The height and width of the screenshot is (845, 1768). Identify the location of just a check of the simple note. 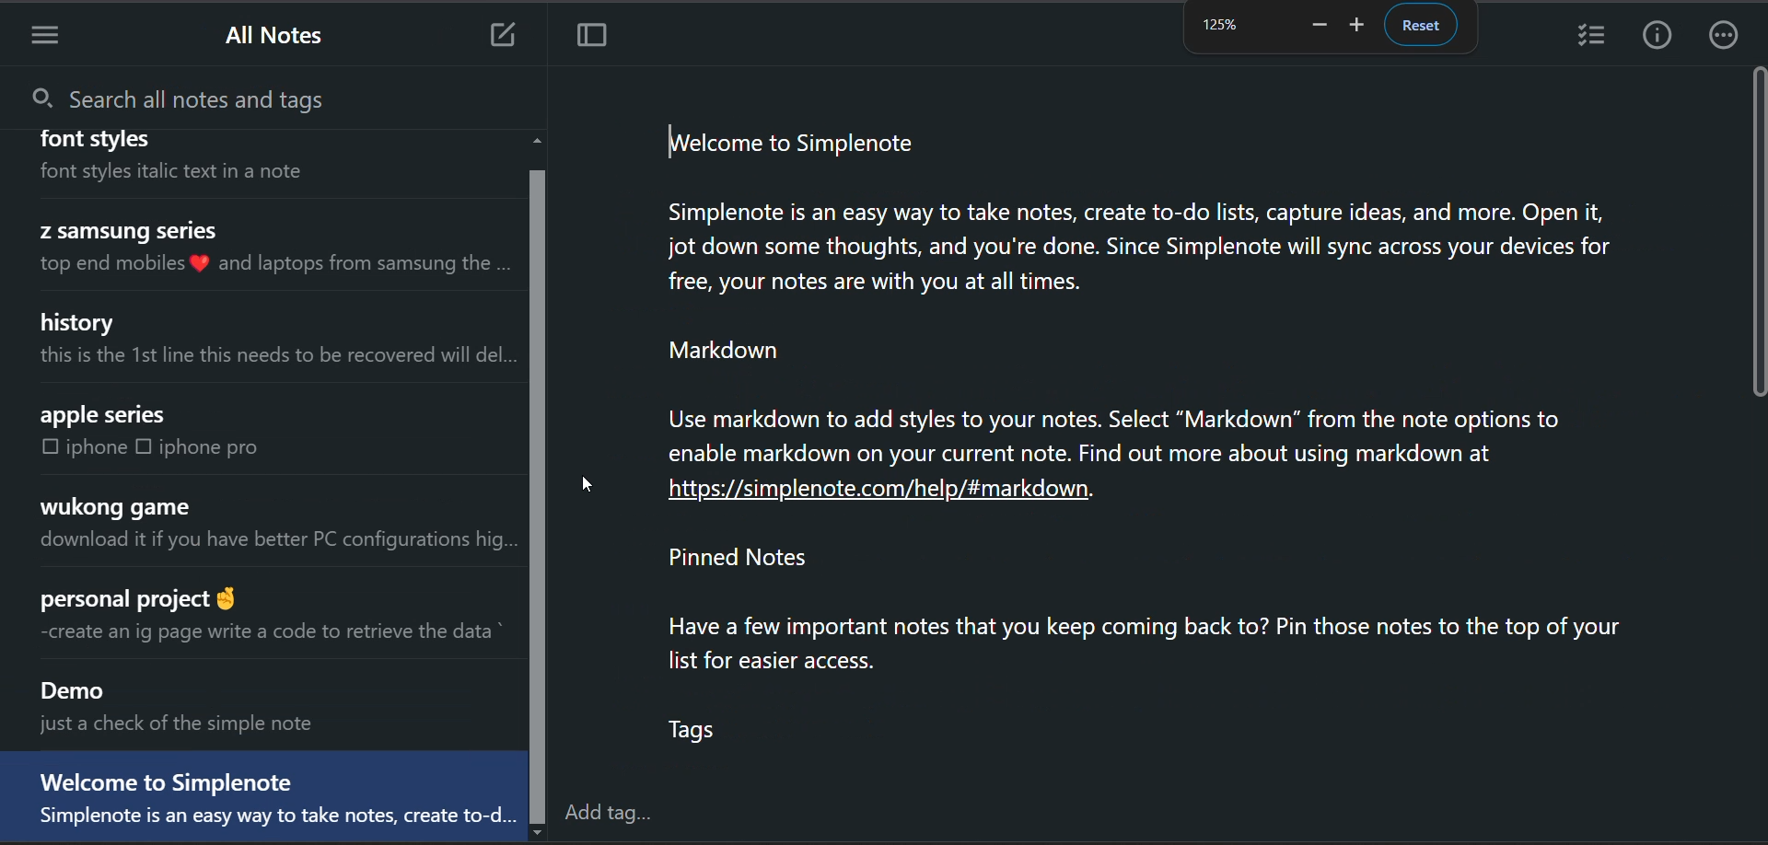
(183, 727).